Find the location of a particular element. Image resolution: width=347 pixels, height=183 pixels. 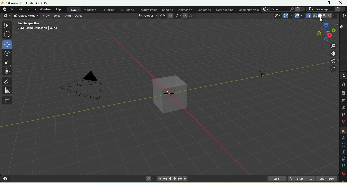

Move is located at coordinates (7, 45).